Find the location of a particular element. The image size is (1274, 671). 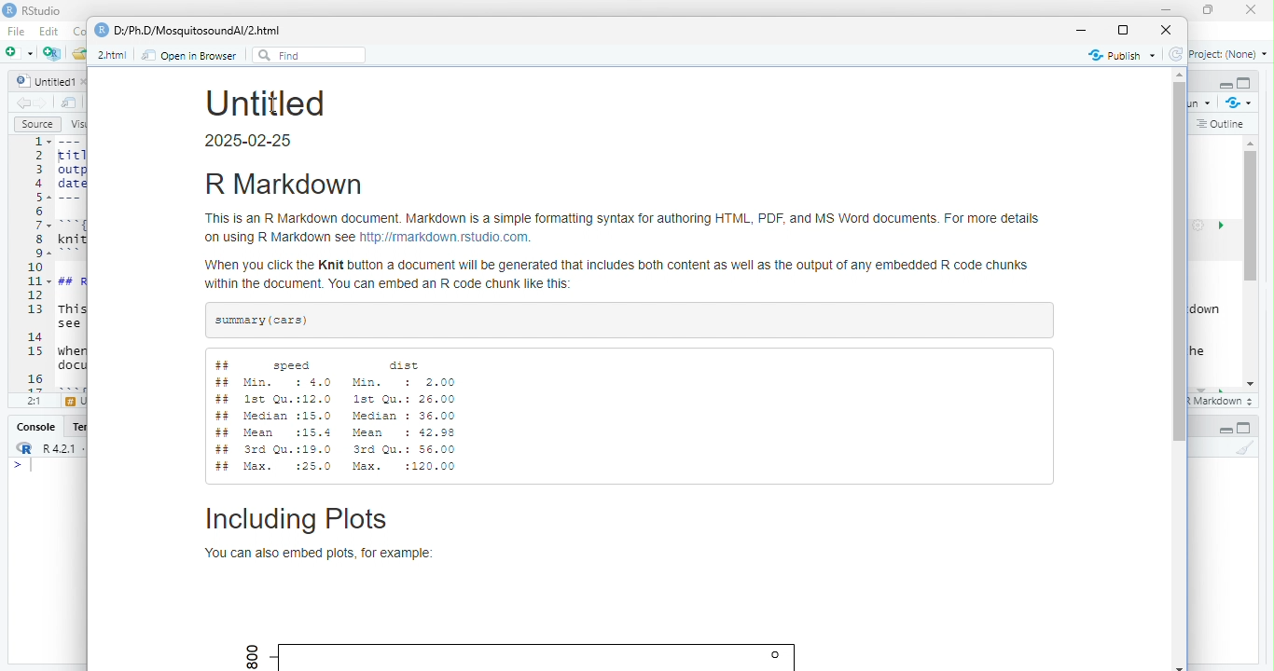

minimise is located at coordinates (1083, 31).